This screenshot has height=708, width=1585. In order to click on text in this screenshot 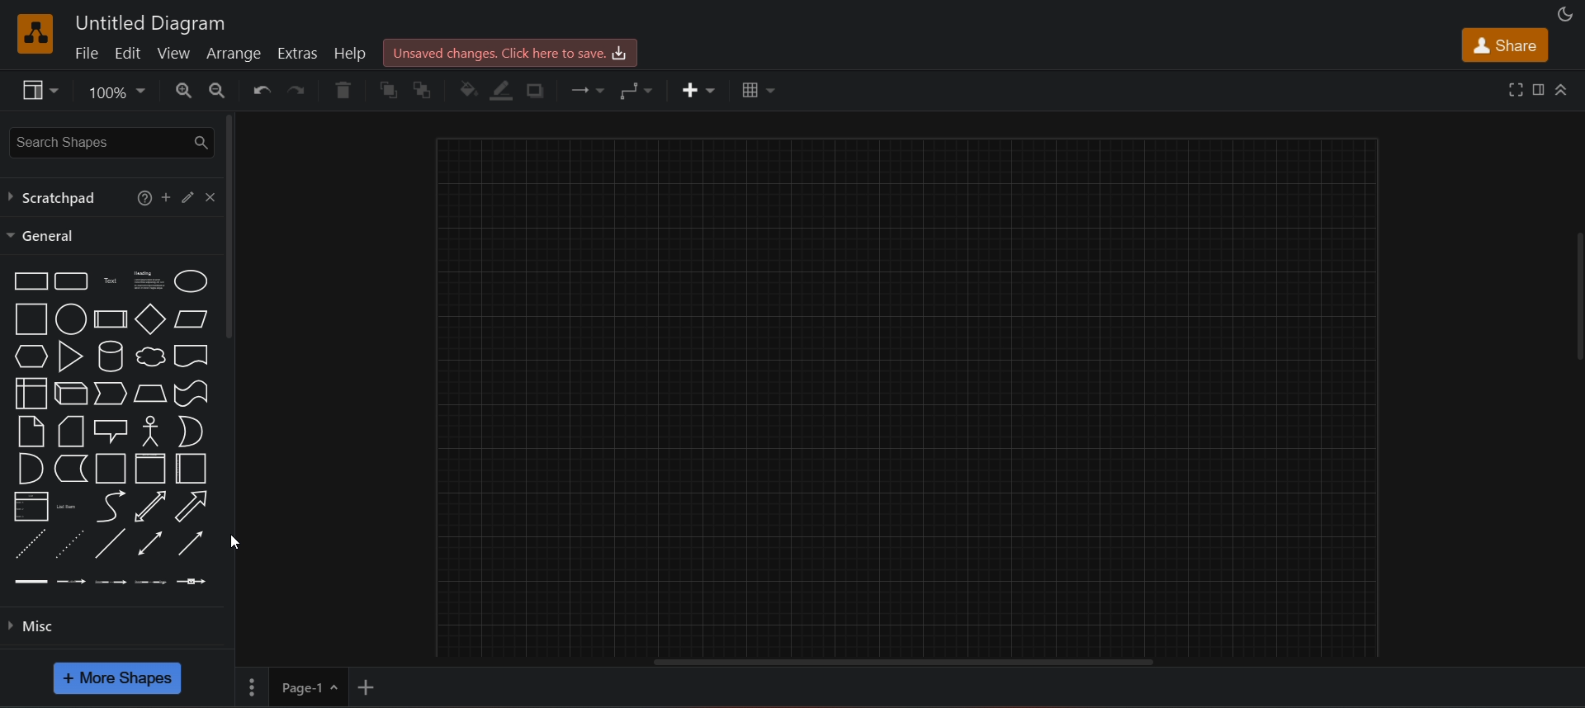, I will do `click(111, 280)`.